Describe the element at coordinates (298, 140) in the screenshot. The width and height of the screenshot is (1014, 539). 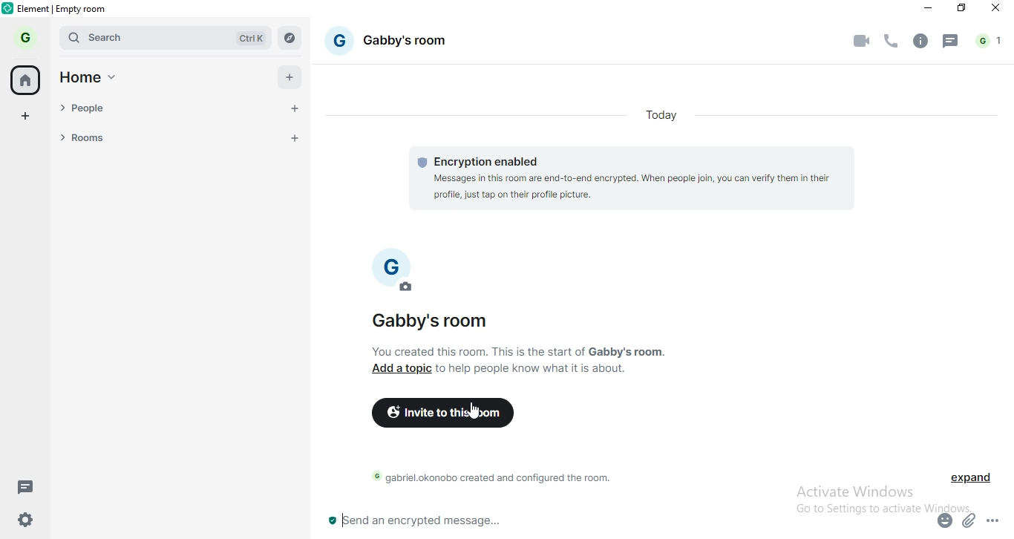
I see `add room` at that location.